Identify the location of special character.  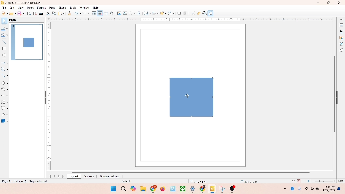
(132, 13).